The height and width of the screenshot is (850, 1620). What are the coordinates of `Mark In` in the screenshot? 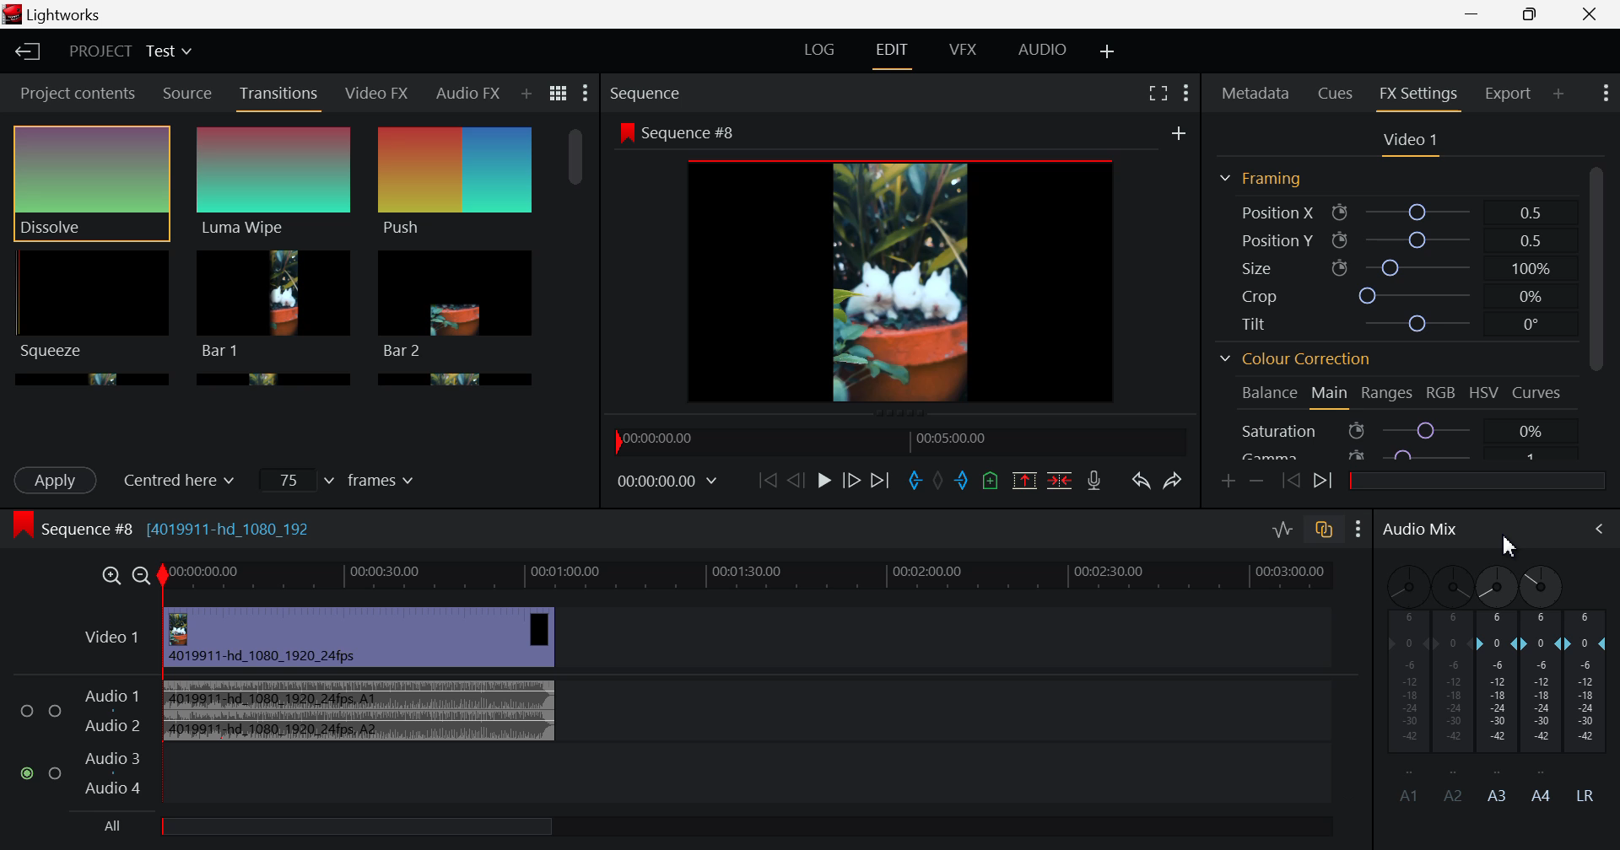 It's located at (915, 481).